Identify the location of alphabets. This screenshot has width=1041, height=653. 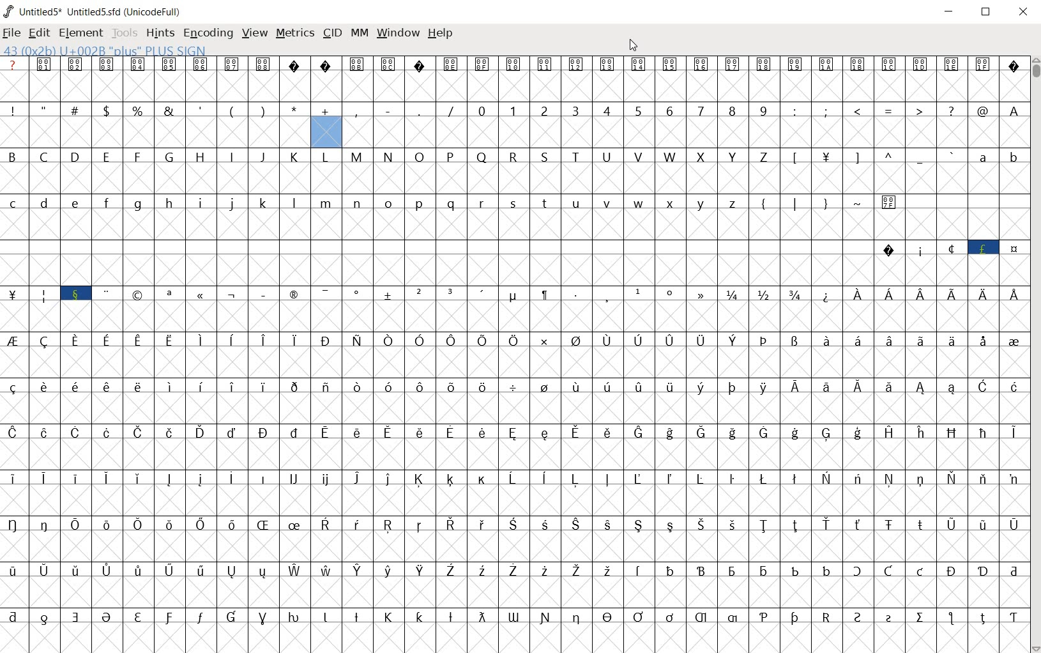
(375, 217).